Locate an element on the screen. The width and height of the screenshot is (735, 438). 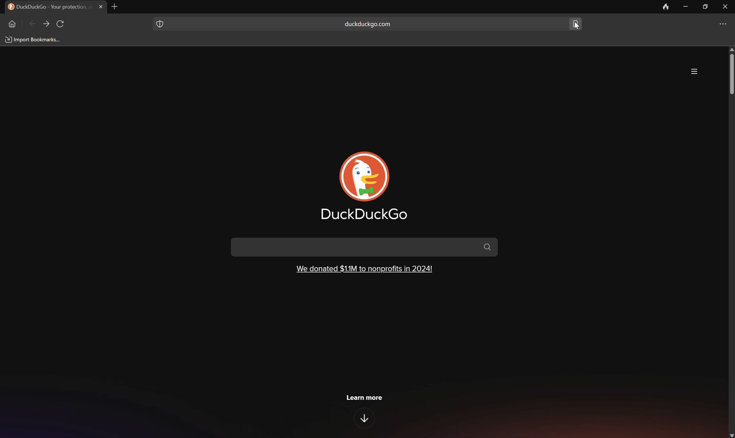
Go down is located at coordinates (366, 419).